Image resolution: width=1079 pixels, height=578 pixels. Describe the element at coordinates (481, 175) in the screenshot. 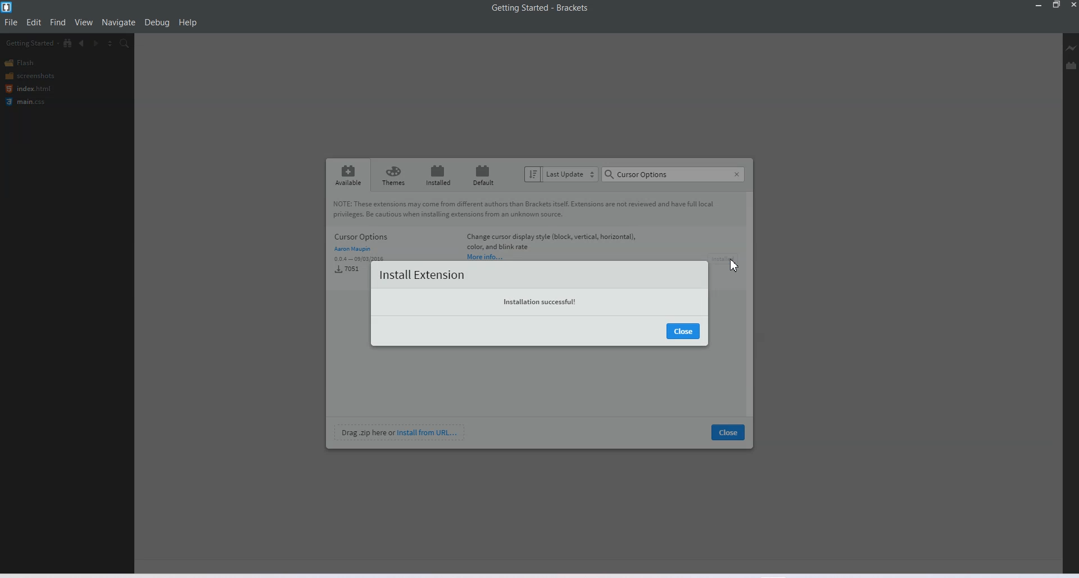

I see `default` at that location.